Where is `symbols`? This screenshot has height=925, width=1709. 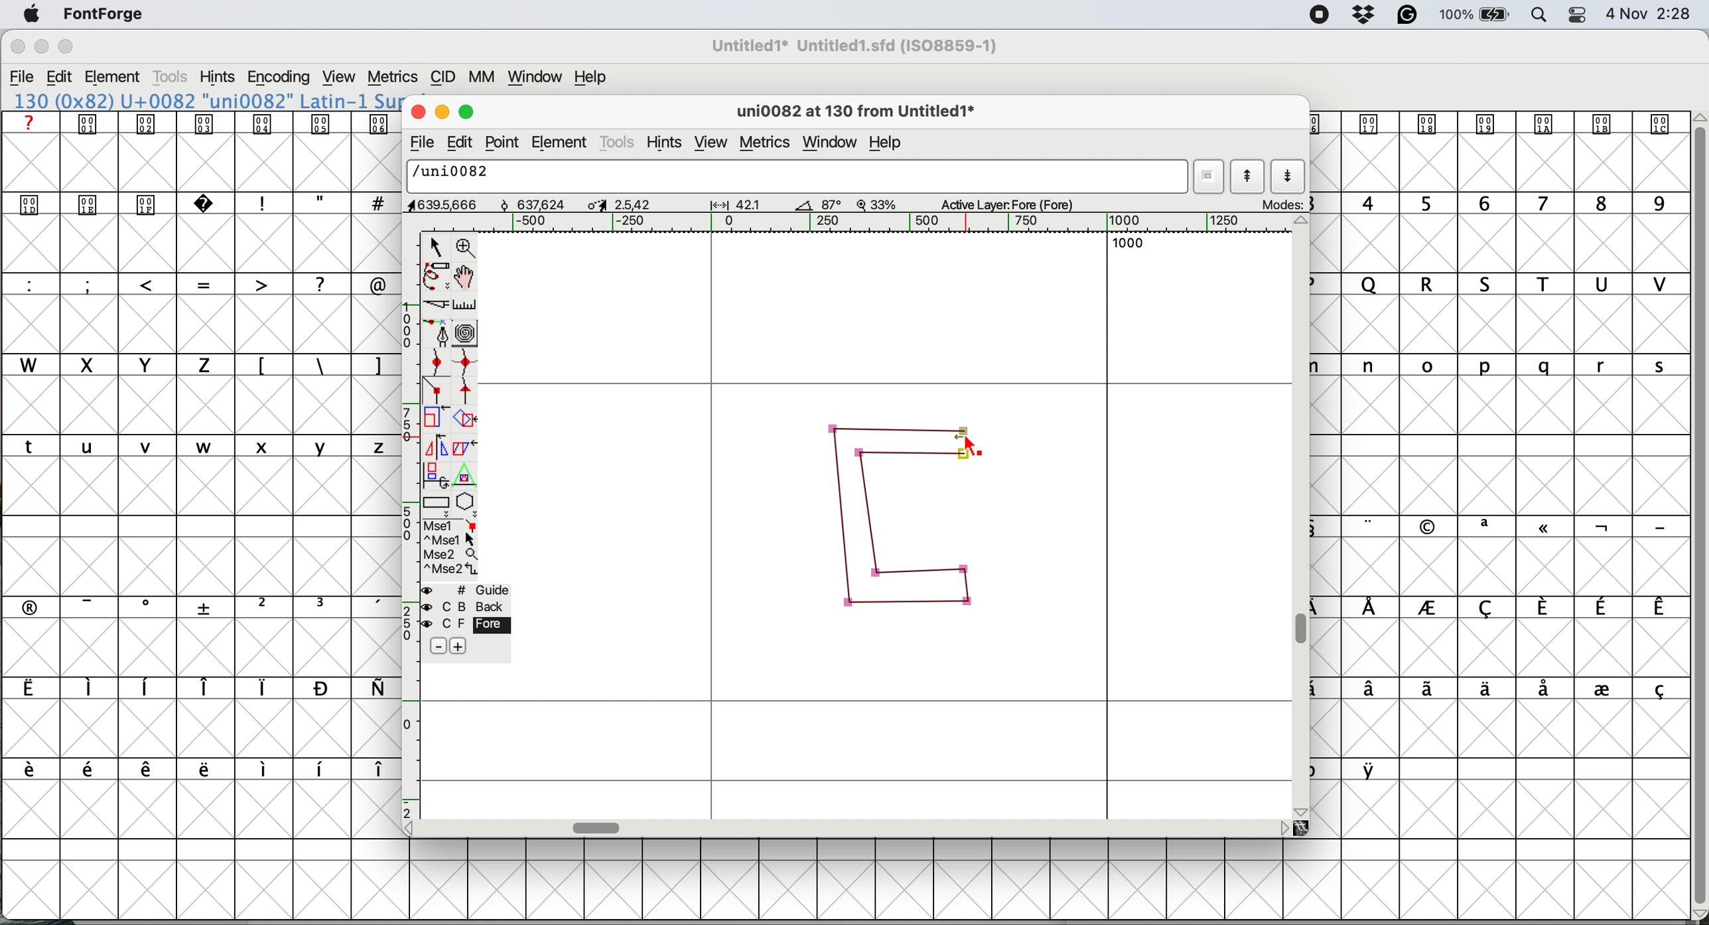 symbols is located at coordinates (196, 688).